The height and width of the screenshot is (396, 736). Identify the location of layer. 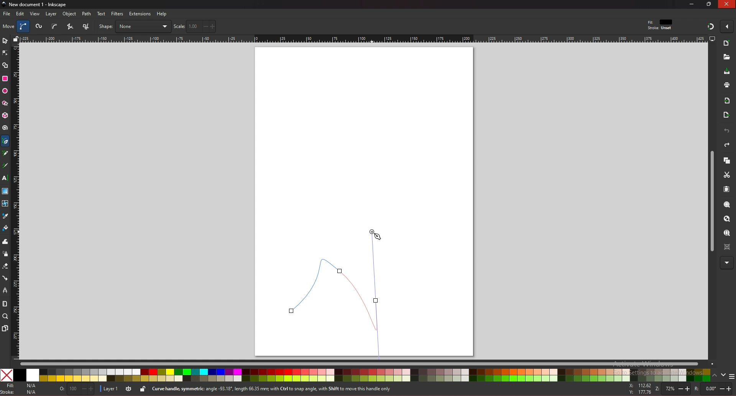
(108, 389).